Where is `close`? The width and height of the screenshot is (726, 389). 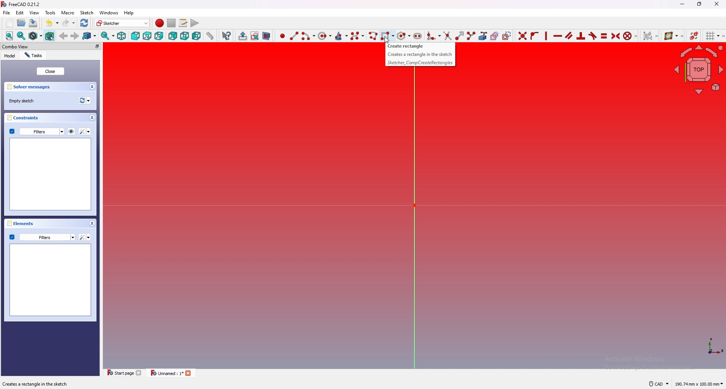 close is located at coordinates (715, 4).